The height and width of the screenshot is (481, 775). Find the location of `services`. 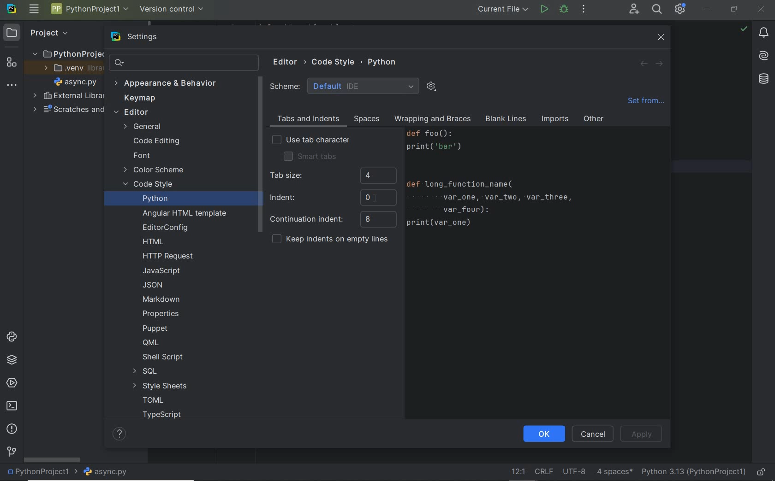

services is located at coordinates (11, 382).